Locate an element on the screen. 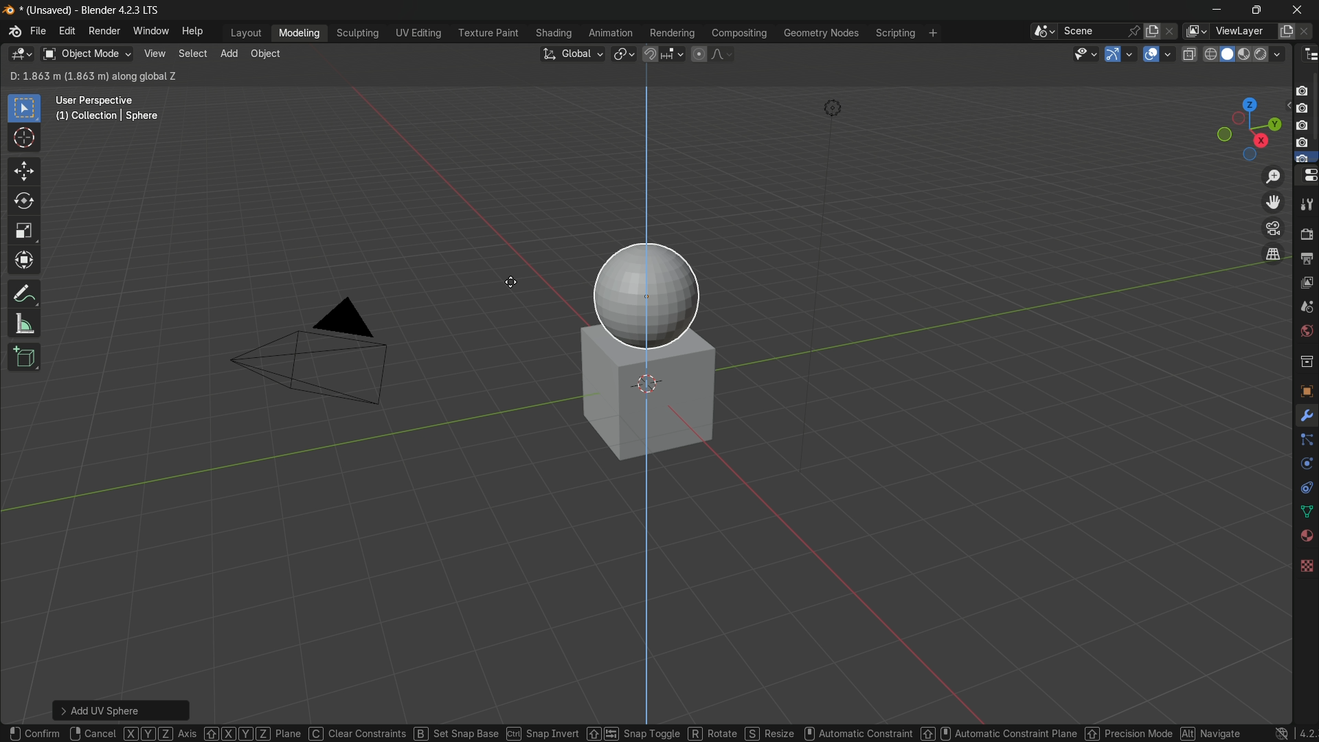 This screenshot has height=742, width=1319. Automatic Constraint is located at coordinates (754, 734).